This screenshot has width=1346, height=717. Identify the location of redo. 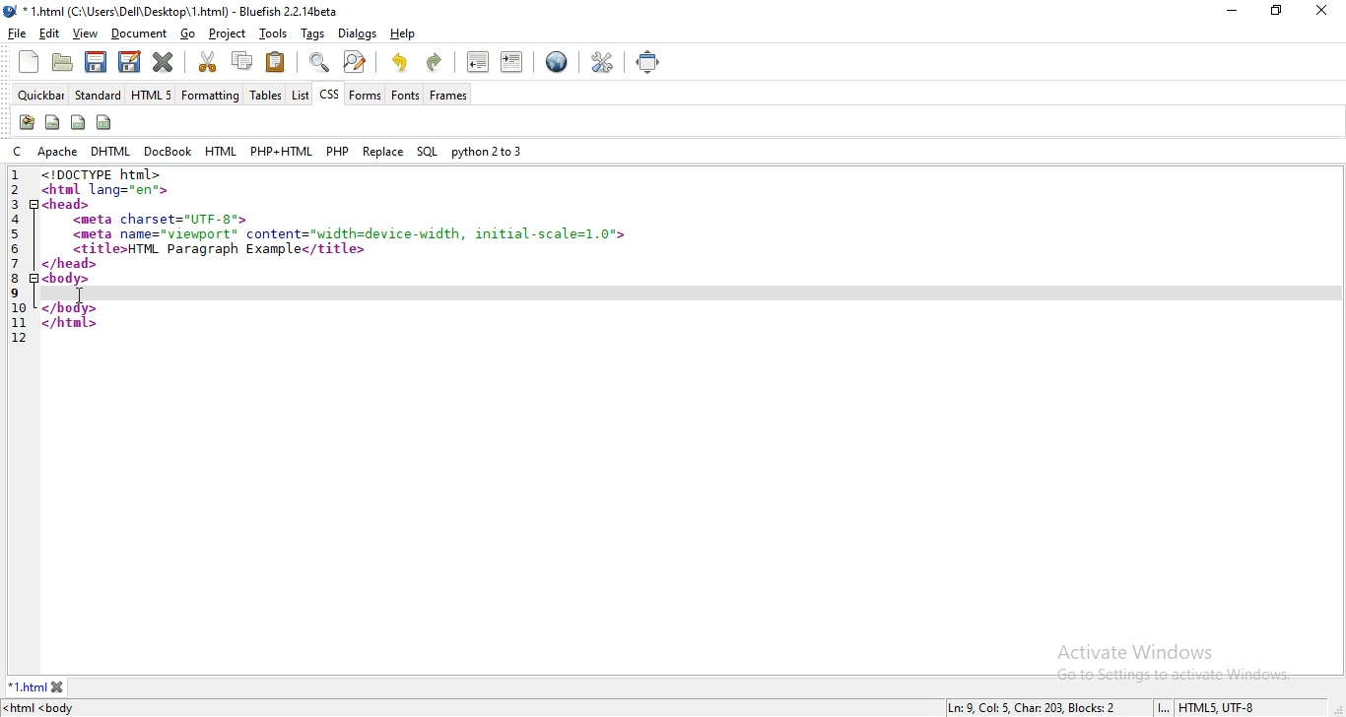
(437, 62).